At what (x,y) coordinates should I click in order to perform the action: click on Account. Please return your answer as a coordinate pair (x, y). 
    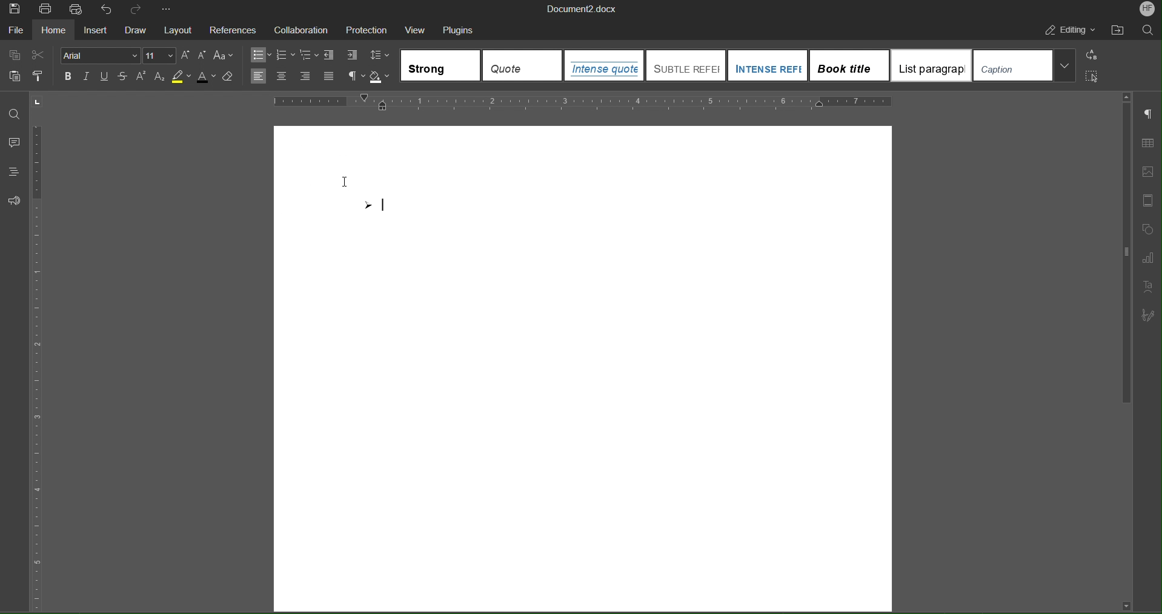
    Looking at the image, I should click on (1148, 9).